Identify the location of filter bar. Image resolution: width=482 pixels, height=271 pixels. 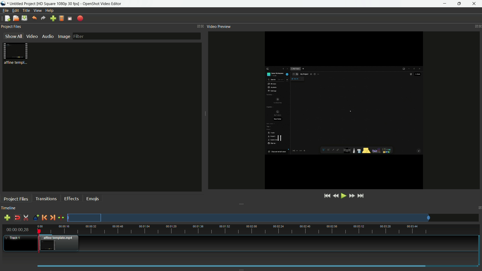
(136, 36).